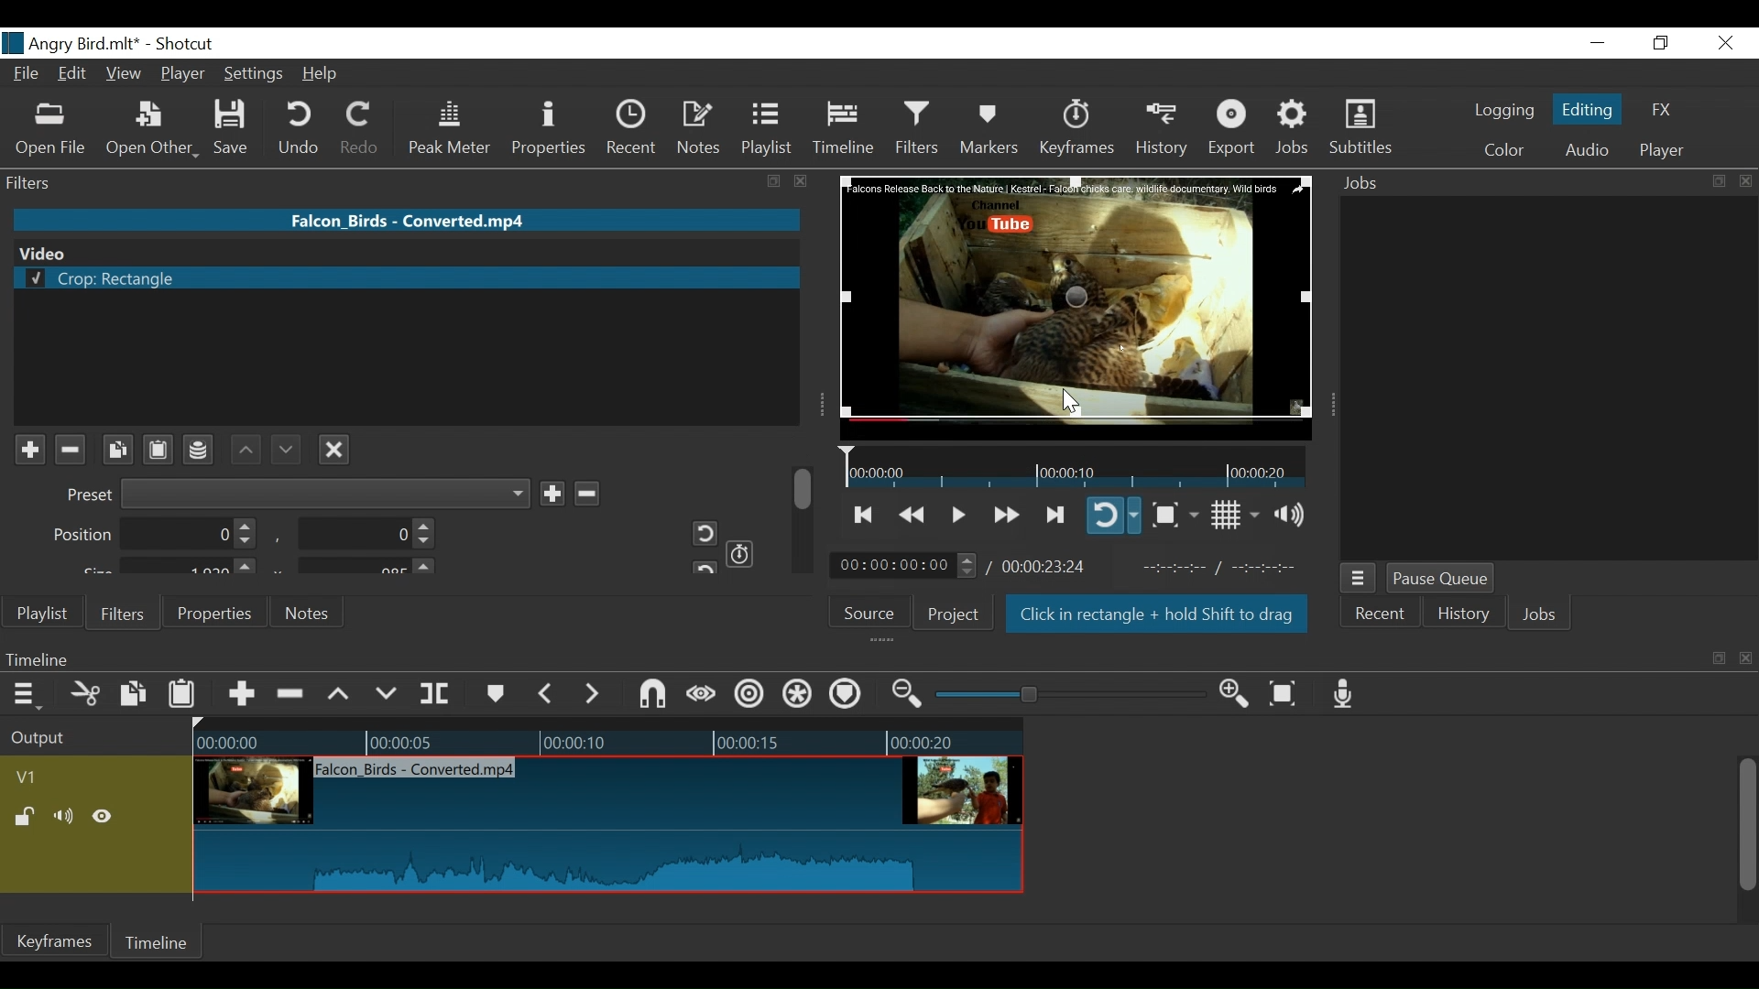  Describe the element at coordinates (158, 942) in the screenshot. I see `Timeline` at that location.